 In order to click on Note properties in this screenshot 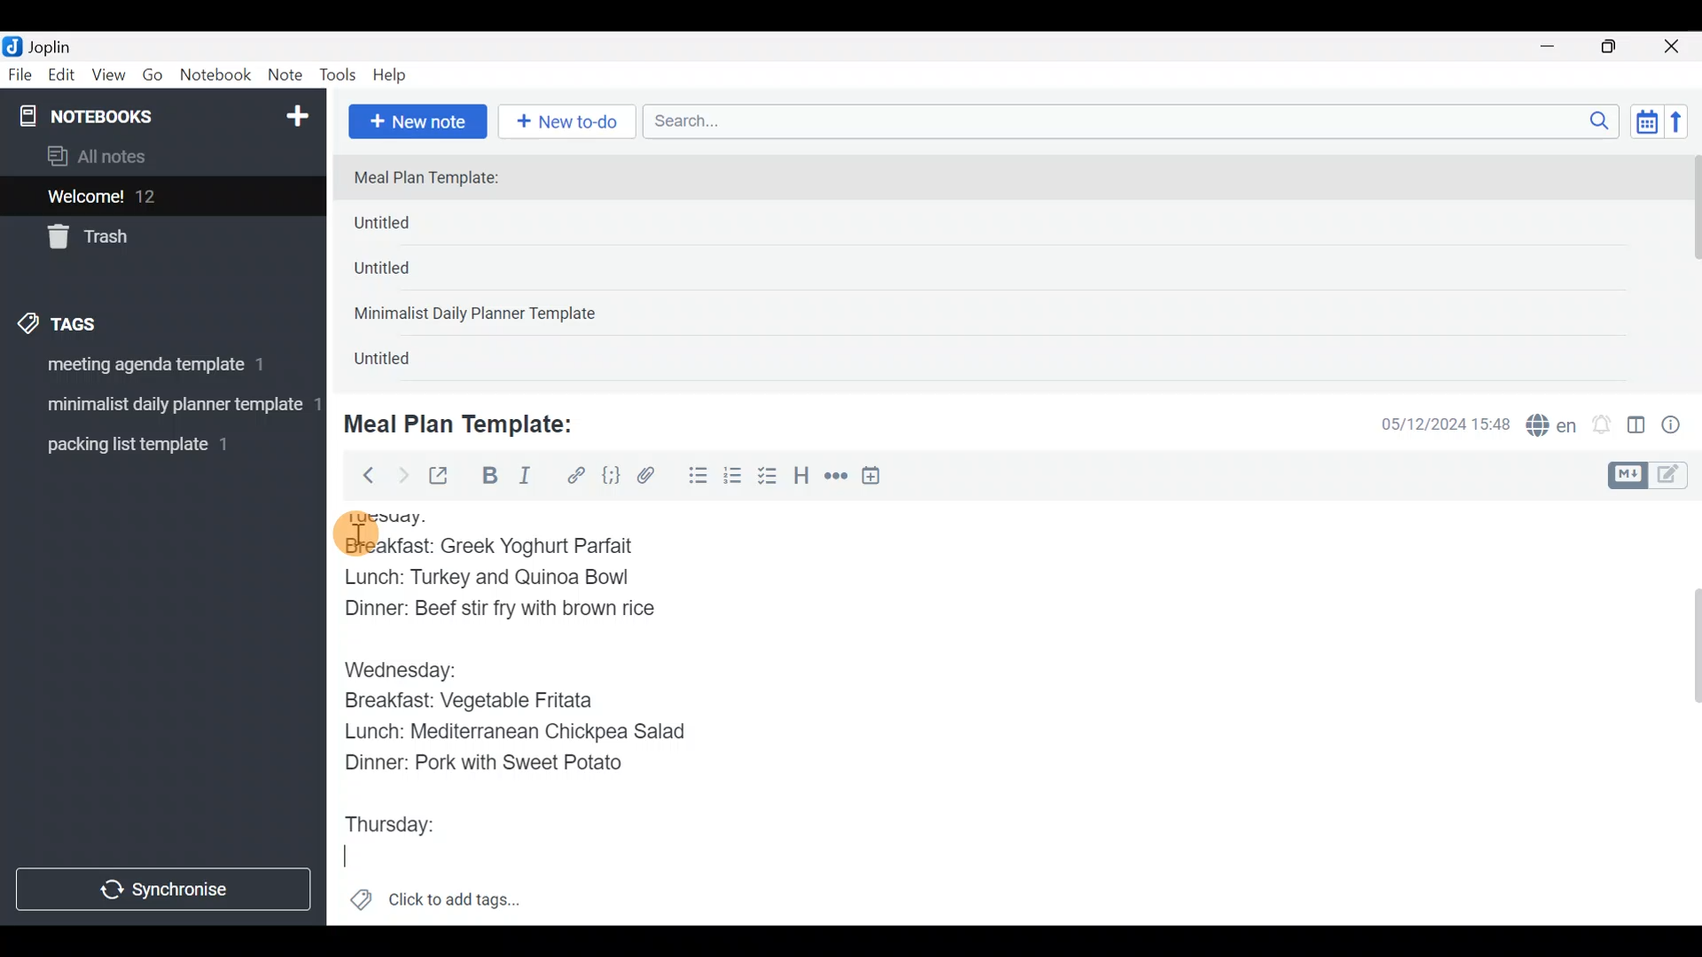, I will do `click(1679, 426)`.